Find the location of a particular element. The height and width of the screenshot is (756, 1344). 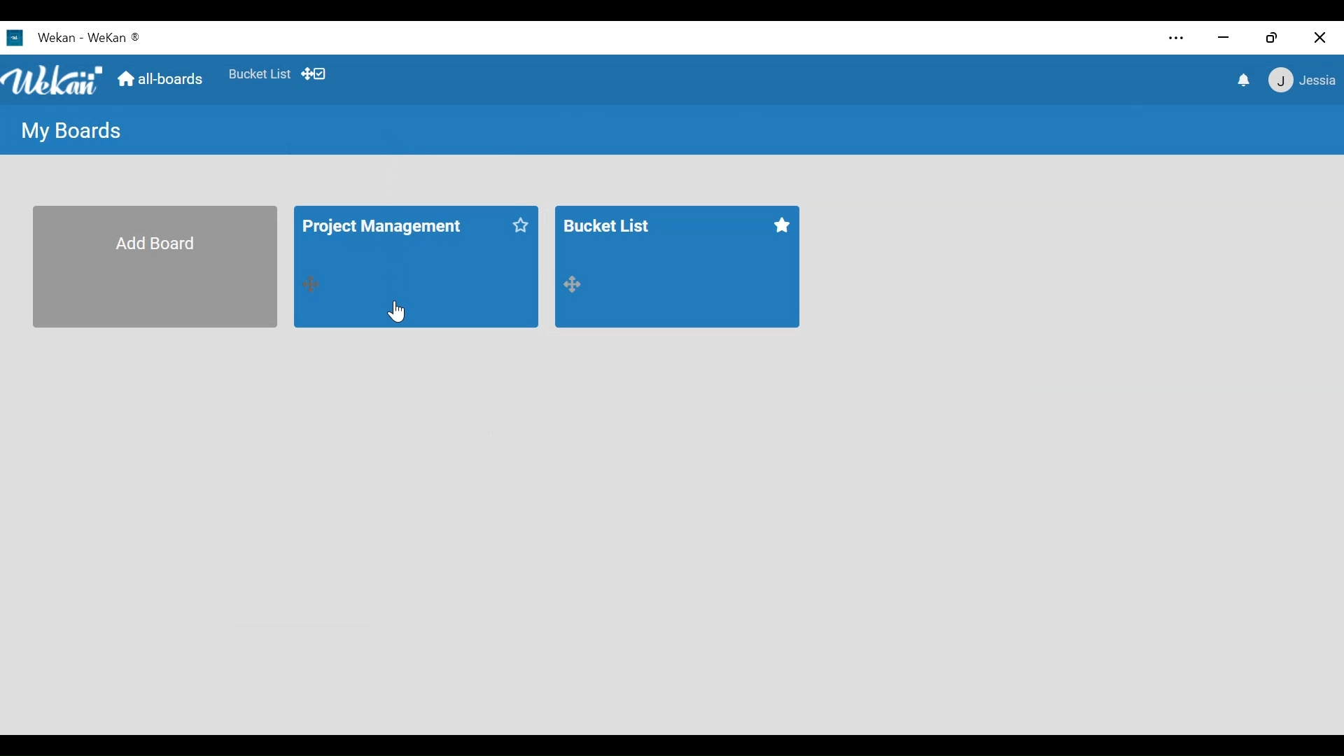

Favorites is located at coordinates (521, 225).